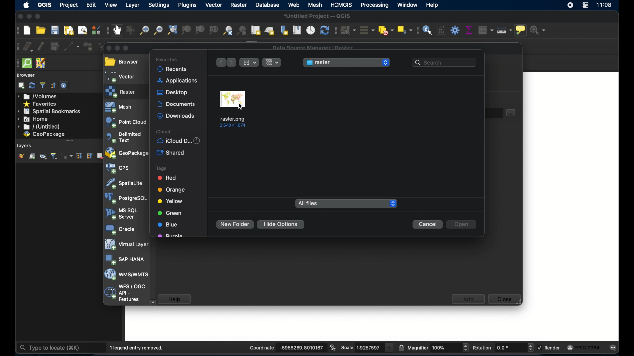 Image resolution: width=634 pixels, height=356 pixels. What do you see at coordinates (273, 62) in the screenshot?
I see `drop-down` at bounding box center [273, 62].